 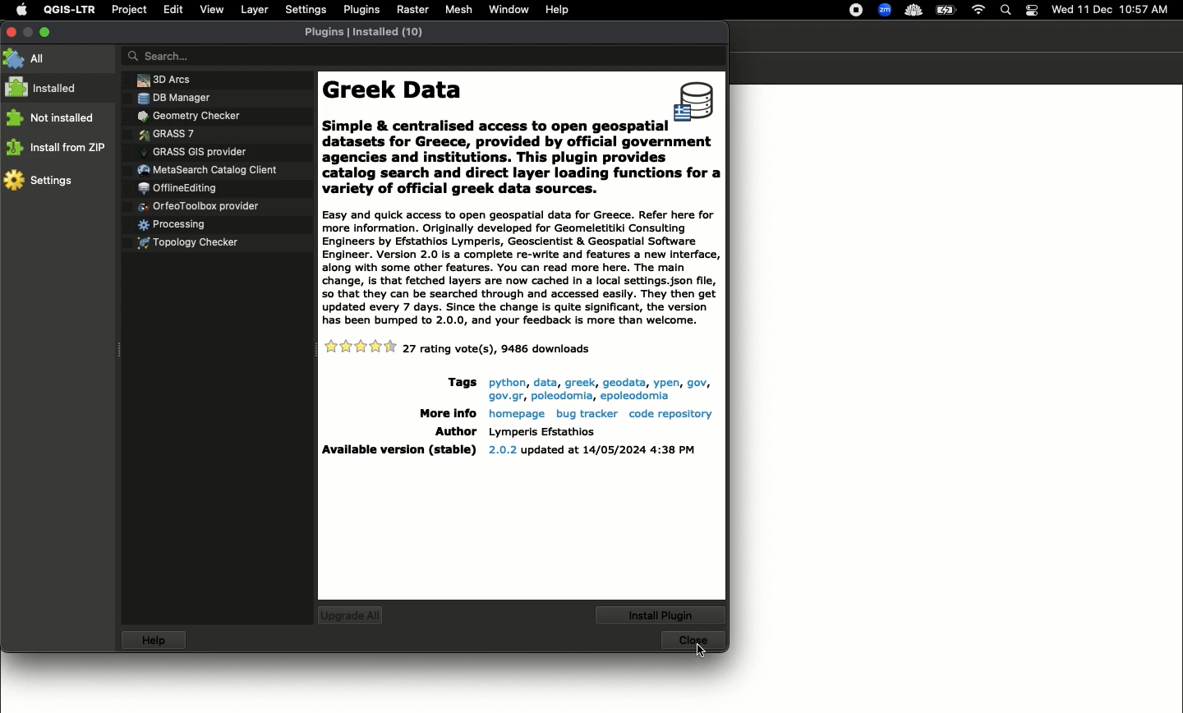 What do you see at coordinates (1112, 9) in the screenshot?
I see `Date time` at bounding box center [1112, 9].